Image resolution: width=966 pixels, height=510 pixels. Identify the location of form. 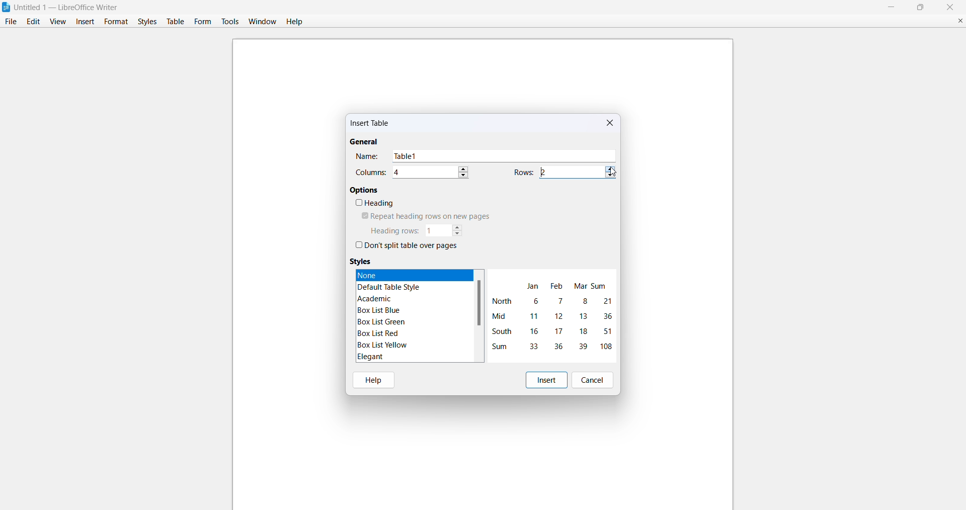
(203, 21).